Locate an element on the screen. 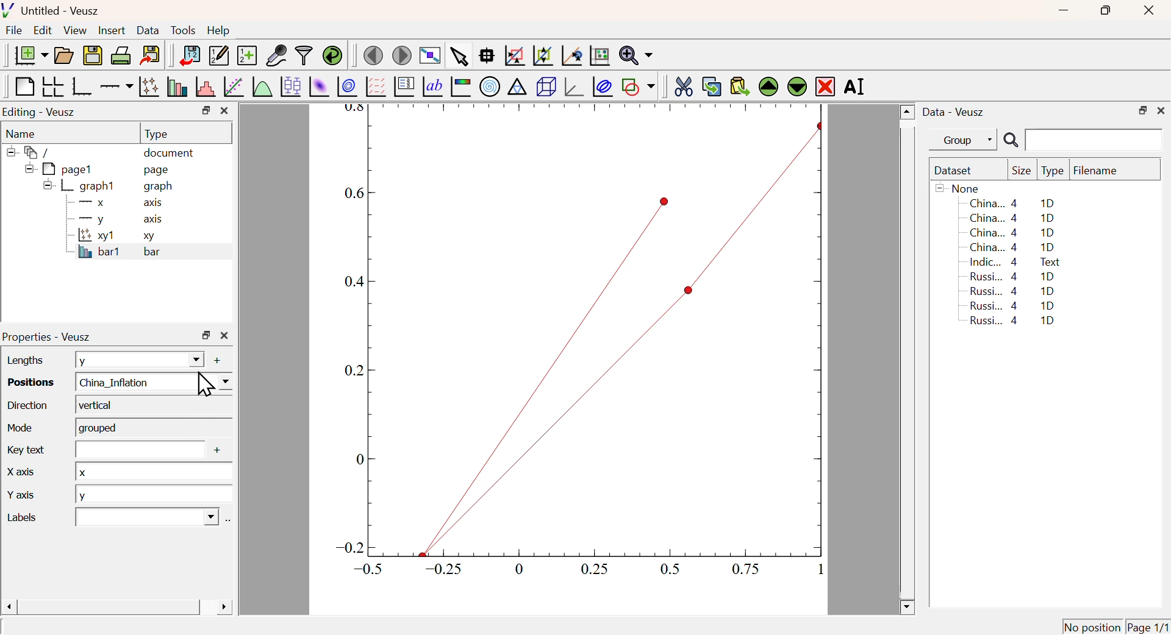 Image resolution: width=1171 pixels, height=635 pixels. Plot Vector Field is located at coordinates (374, 86).